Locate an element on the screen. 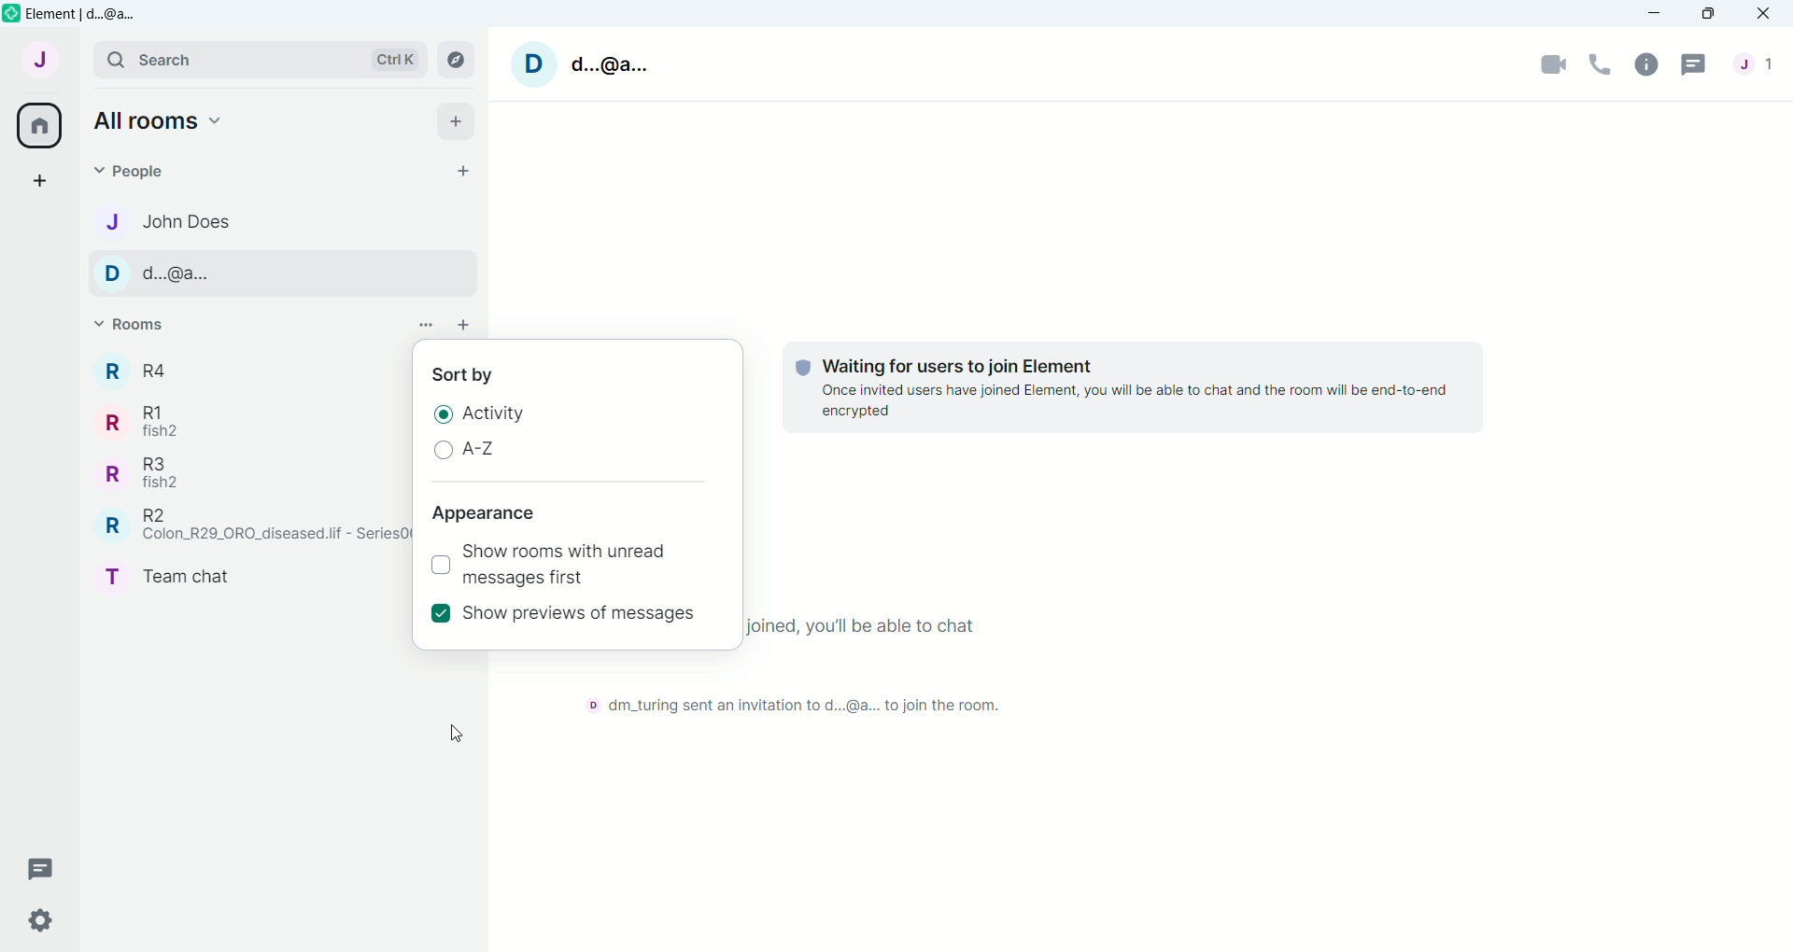  Waiting for users to join Element Once invited users have joined Element, you will be able to chat and the room will be end-to-end encrypted is located at coordinates (1132, 388).